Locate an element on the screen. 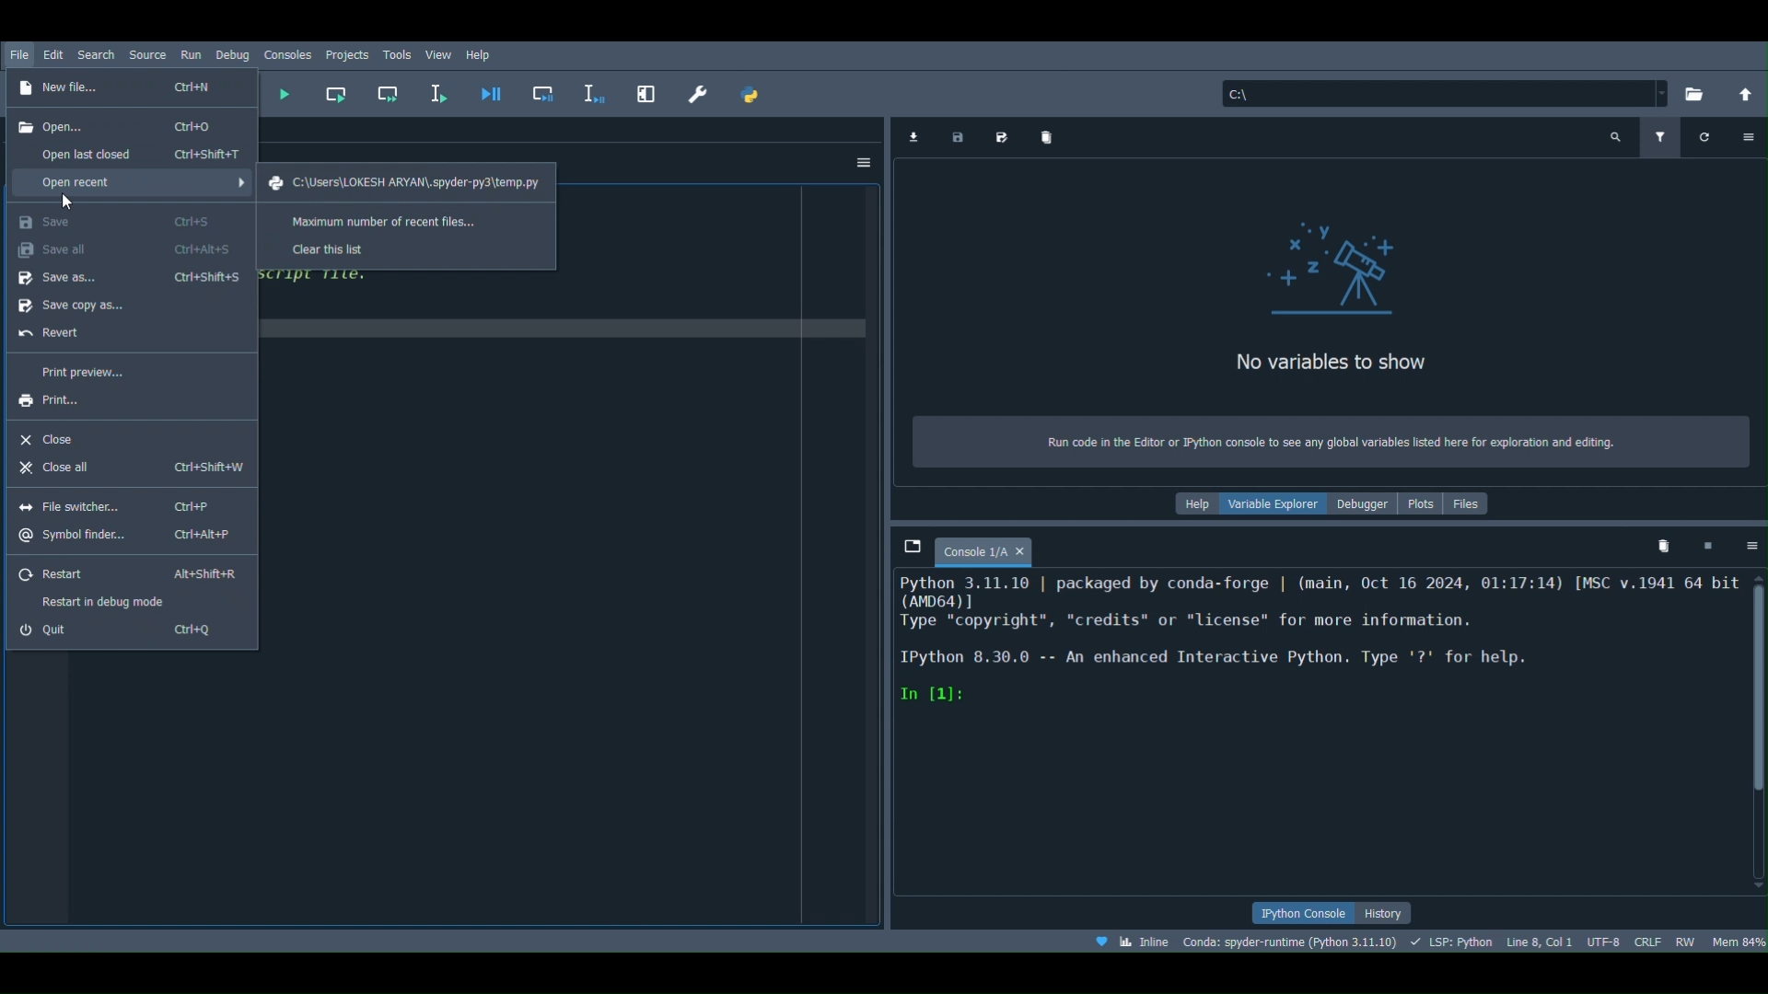  File is located at coordinates (20, 57).